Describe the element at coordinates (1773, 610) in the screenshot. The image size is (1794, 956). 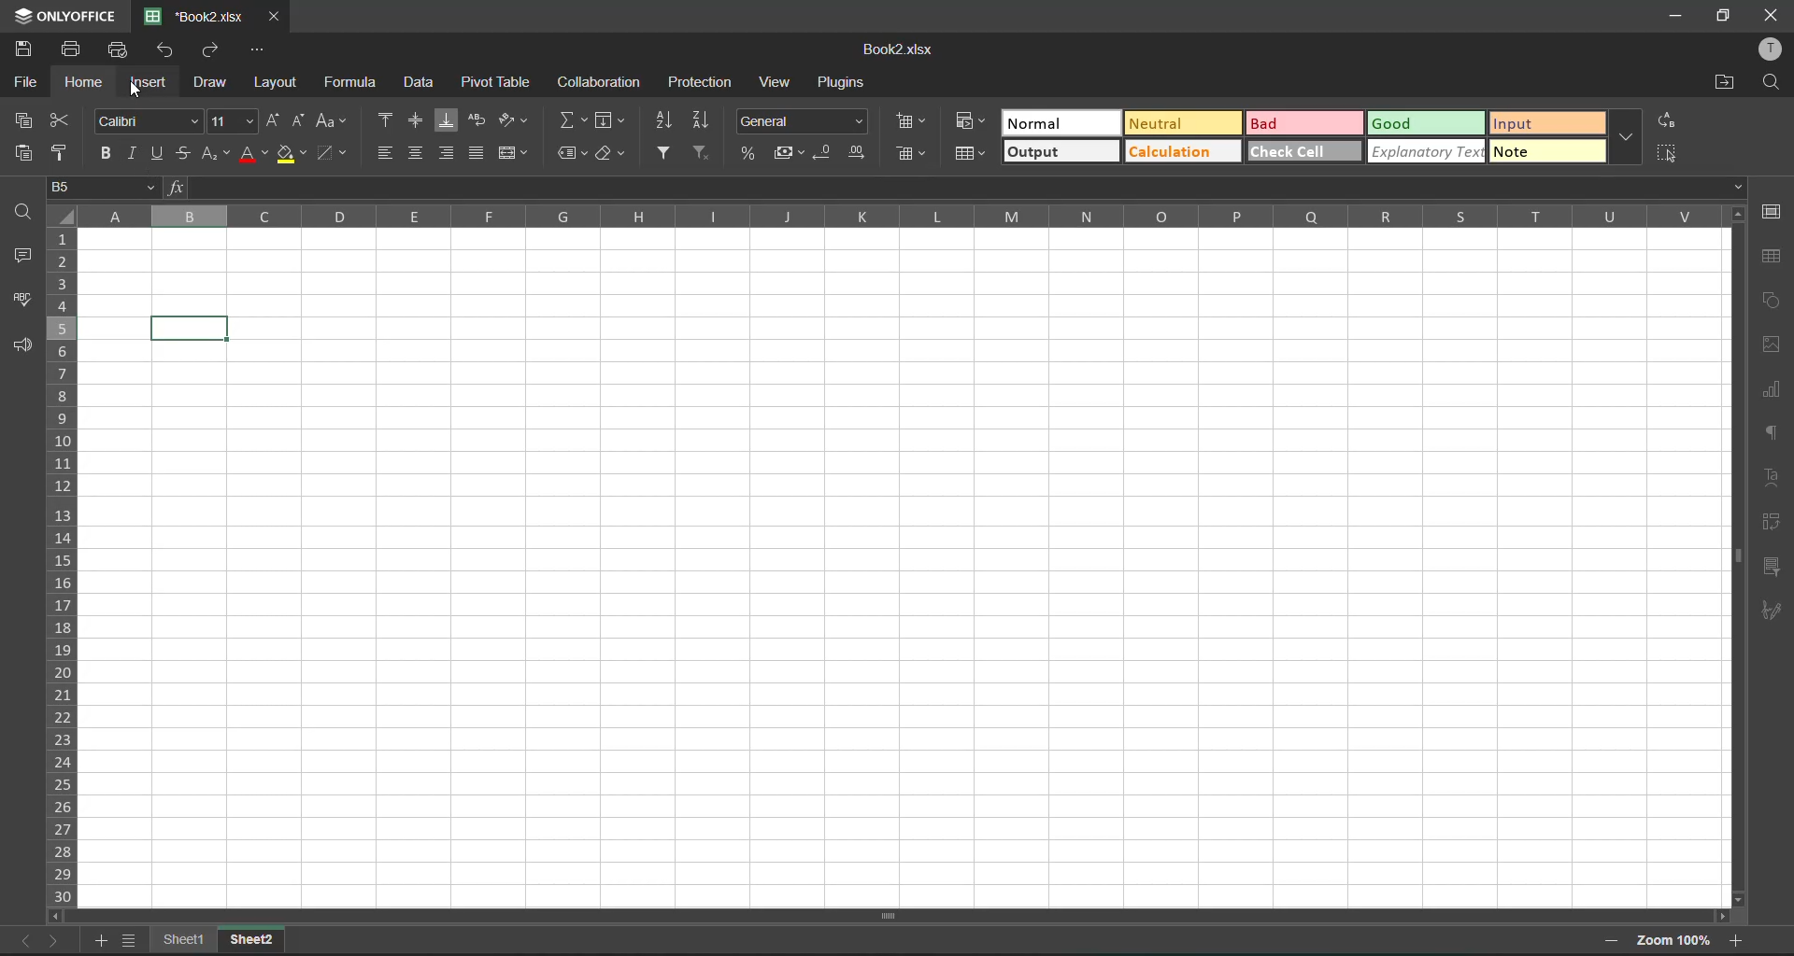
I see `signature` at that location.